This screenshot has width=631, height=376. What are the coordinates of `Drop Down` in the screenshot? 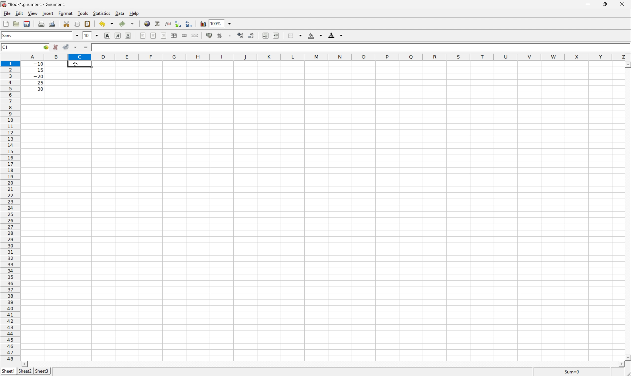 It's located at (321, 36).